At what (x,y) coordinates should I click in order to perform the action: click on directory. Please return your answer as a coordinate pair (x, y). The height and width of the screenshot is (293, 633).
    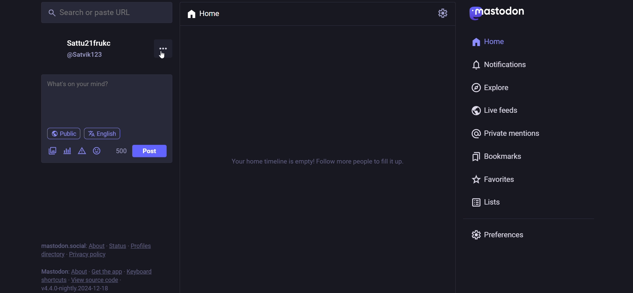
    Looking at the image, I should click on (51, 254).